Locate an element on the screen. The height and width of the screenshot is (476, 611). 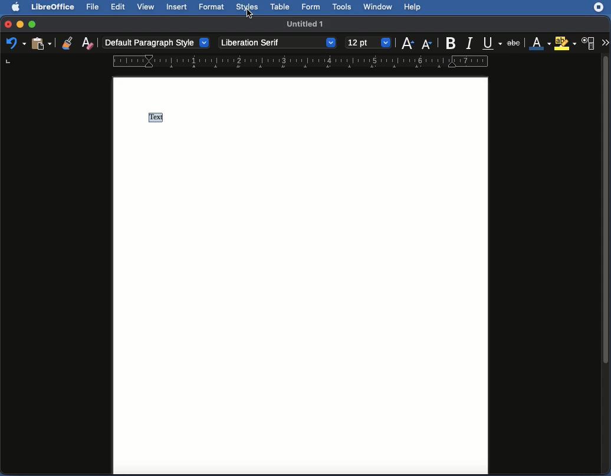
Name is located at coordinates (306, 24).